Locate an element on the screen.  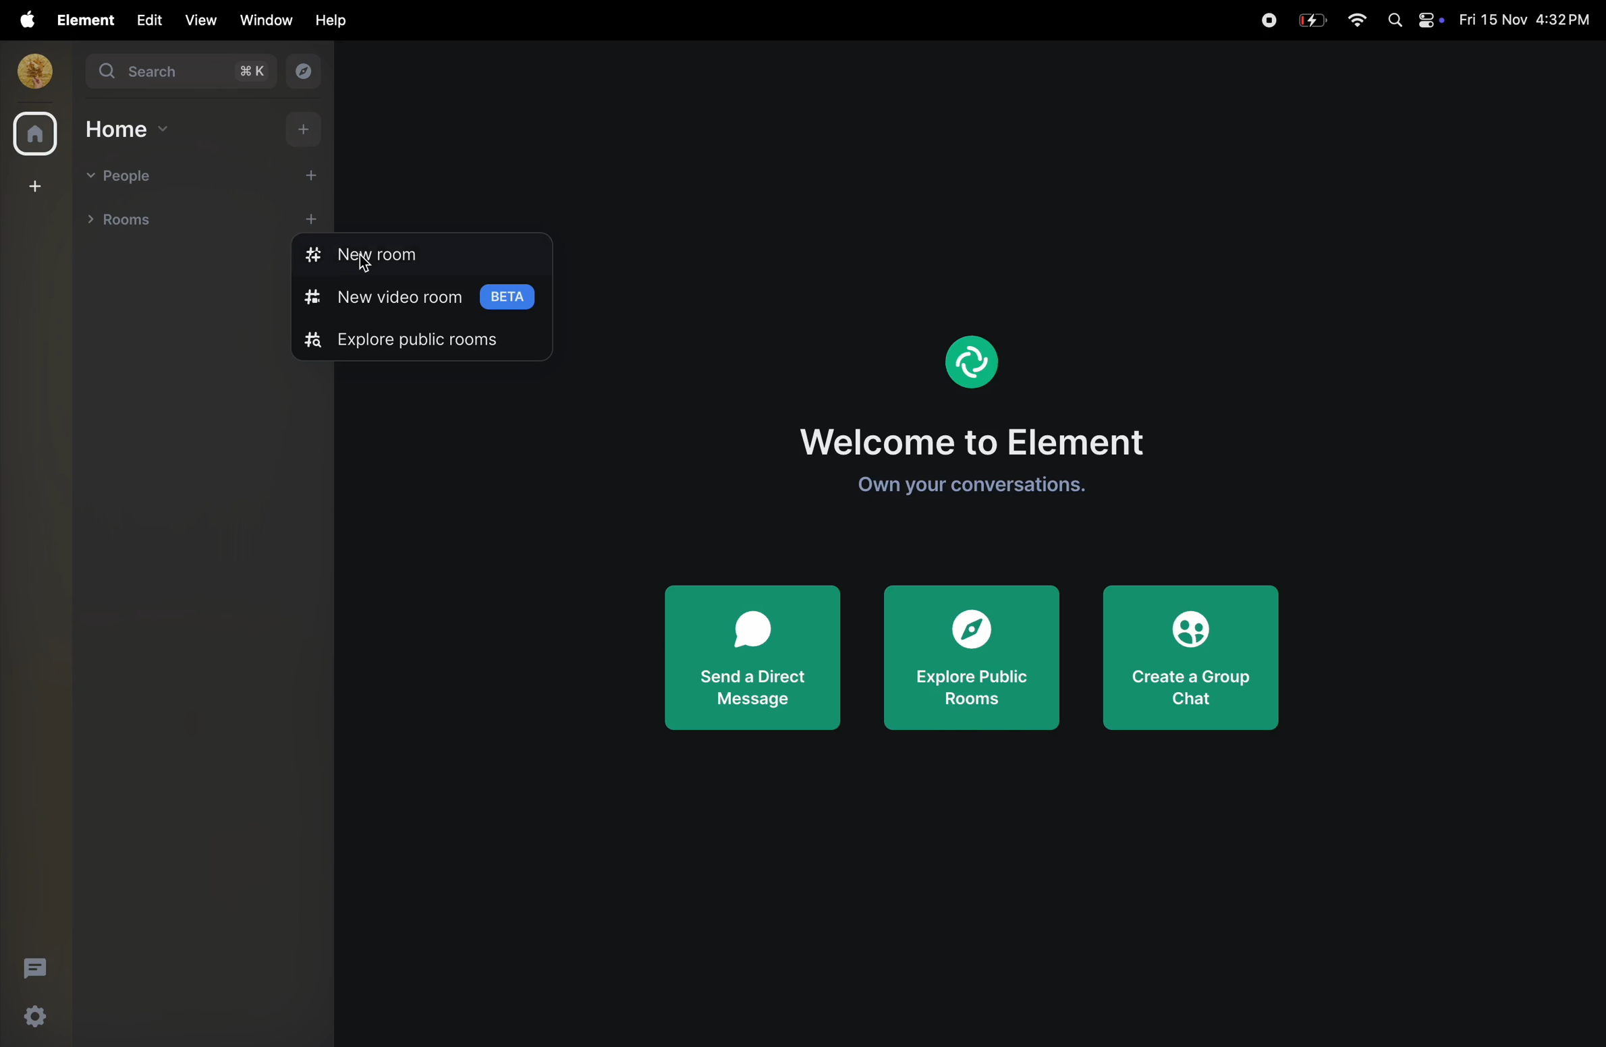
home is located at coordinates (128, 130).